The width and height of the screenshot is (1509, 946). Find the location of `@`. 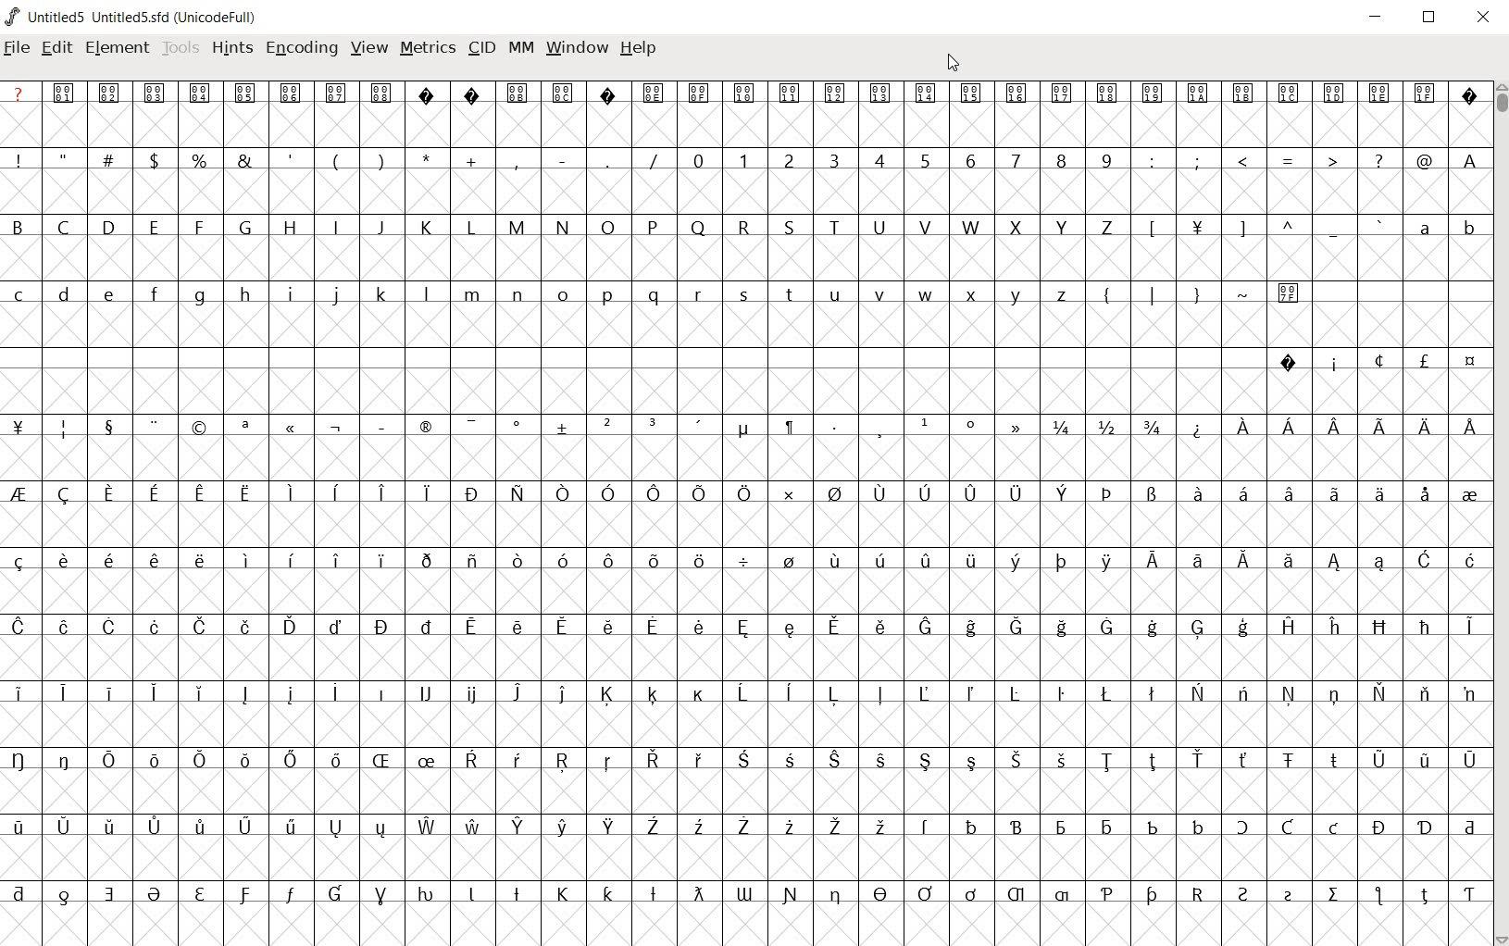

@ is located at coordinates (1424, 159).